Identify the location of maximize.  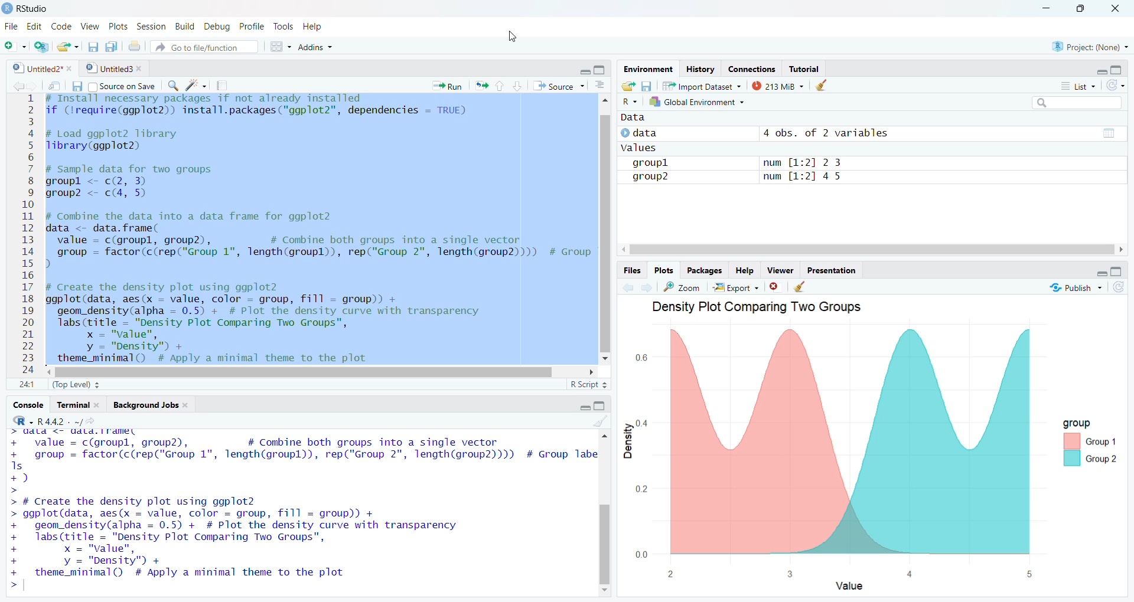
(1119, 270).